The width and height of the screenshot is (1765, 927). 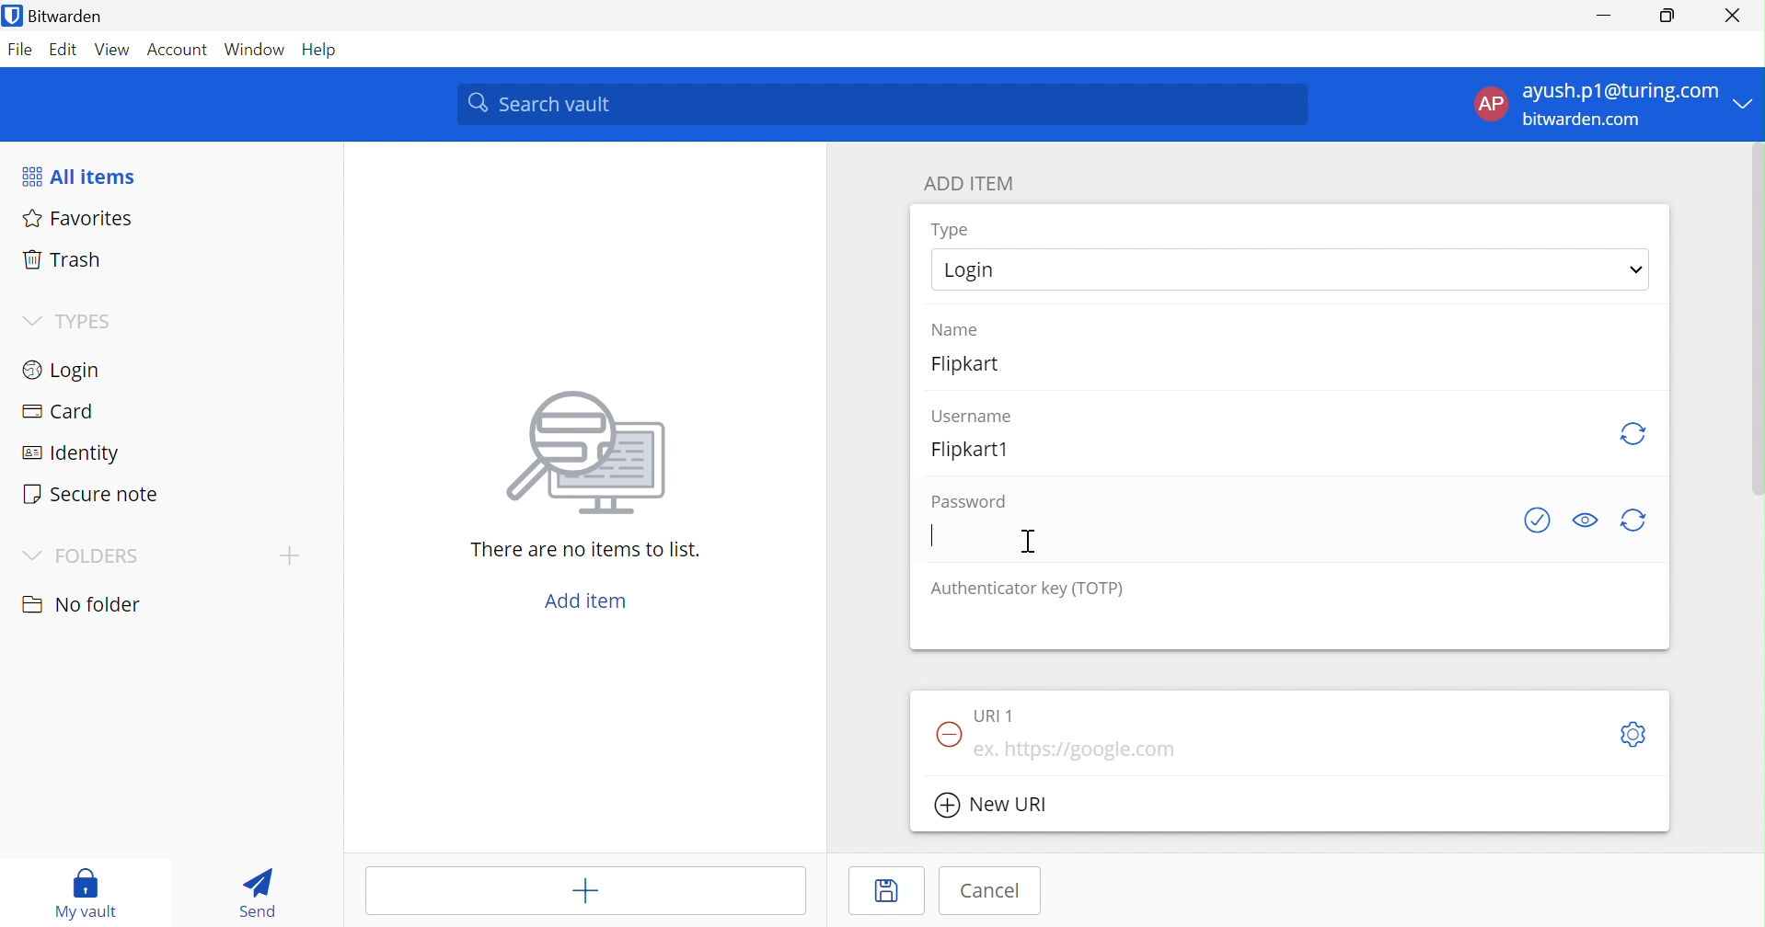 I want to click on Login, so click(x=65, y=372).